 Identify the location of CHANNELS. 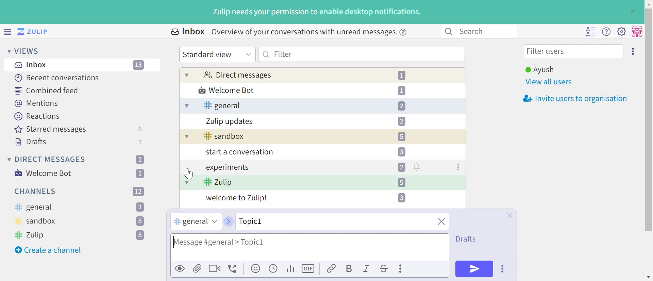
(36, 192).